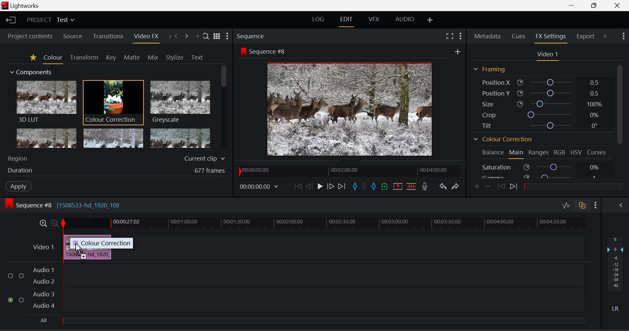  What do you see at coordinates (539, 153) in the screenshot?
I see `Ranges` at bounding box center [539, 153].